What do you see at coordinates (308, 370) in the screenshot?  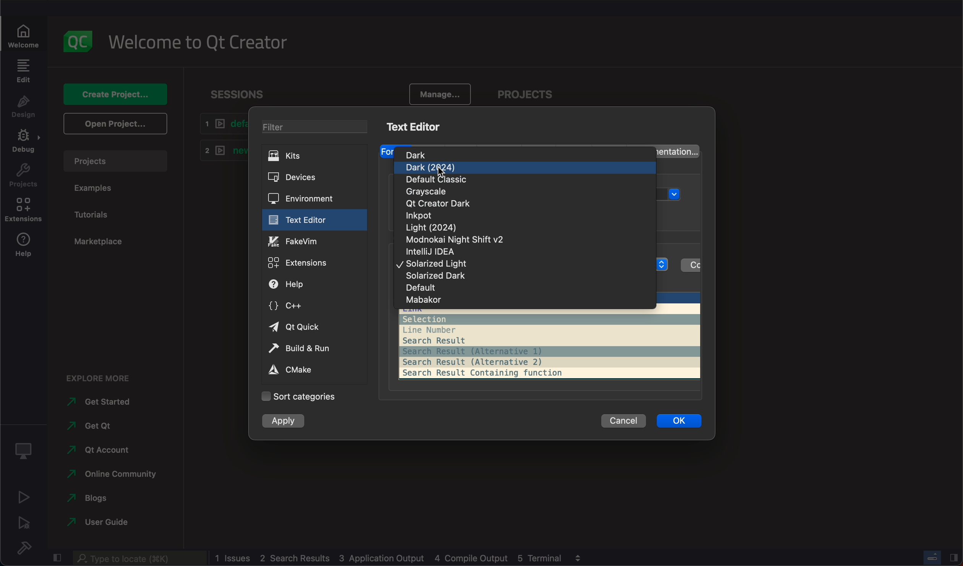 I see `cmake` at bounding box center [308, 370].